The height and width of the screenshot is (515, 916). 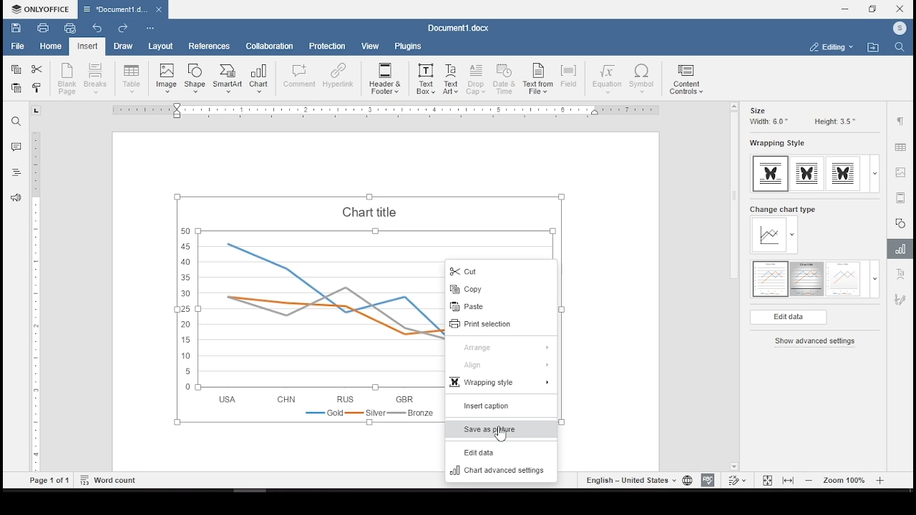 I want to click on set text language, so click(x=630, y=480).